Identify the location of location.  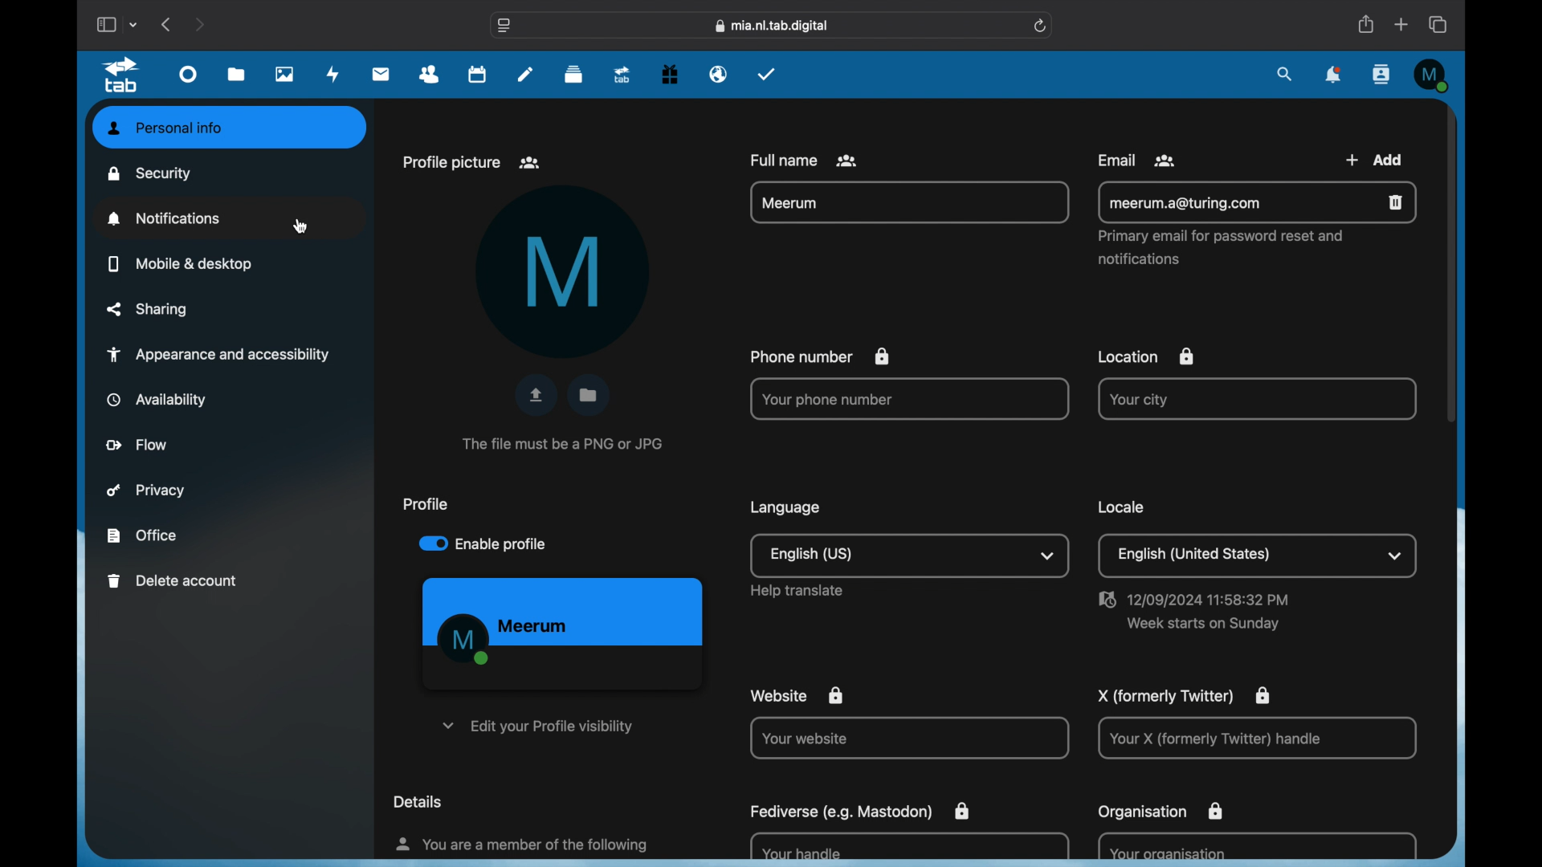
(1147, 356).